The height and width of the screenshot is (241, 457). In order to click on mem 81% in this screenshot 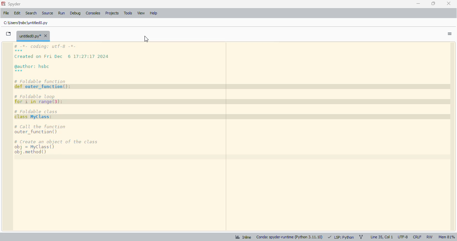, I will do `click(447, 237)`.